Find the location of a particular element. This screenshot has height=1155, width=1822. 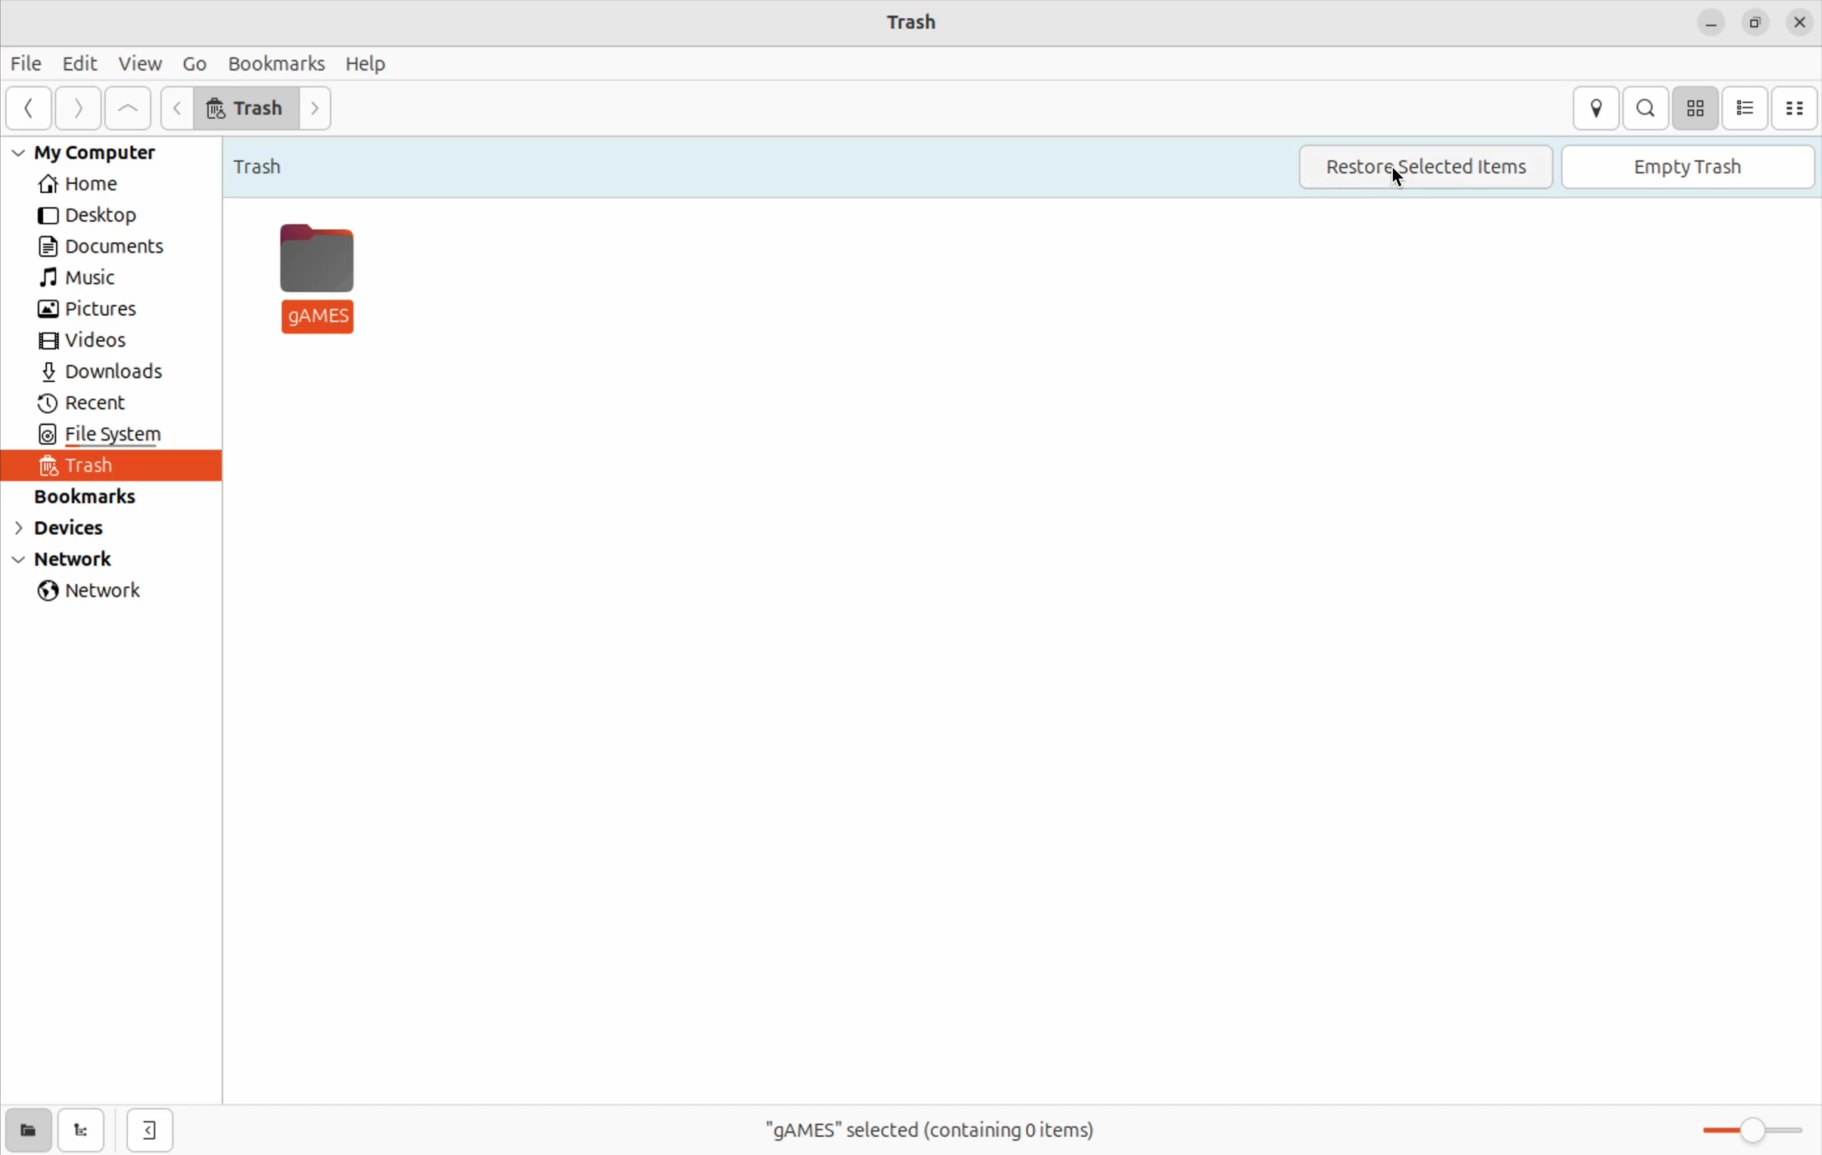

music is located at coordinates (96, 278).